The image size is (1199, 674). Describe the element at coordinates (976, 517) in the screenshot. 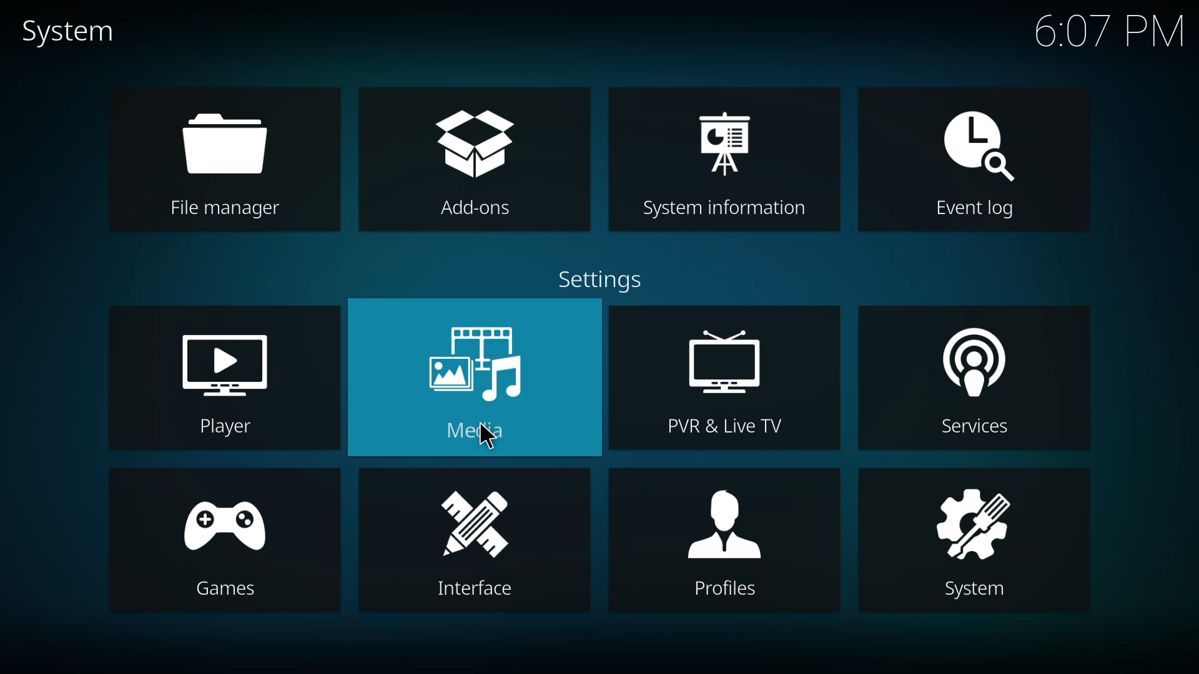

I see `system` at that location.